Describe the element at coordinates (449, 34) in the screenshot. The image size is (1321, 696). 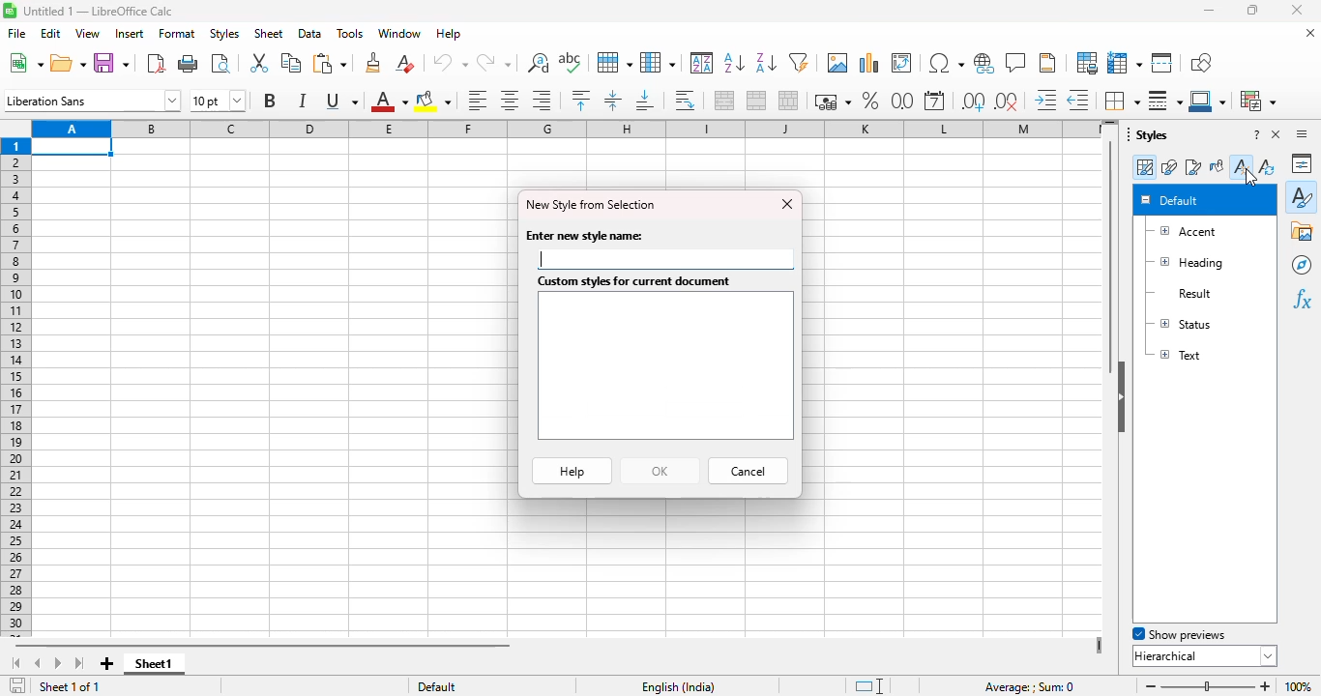
I see `help` at that location.